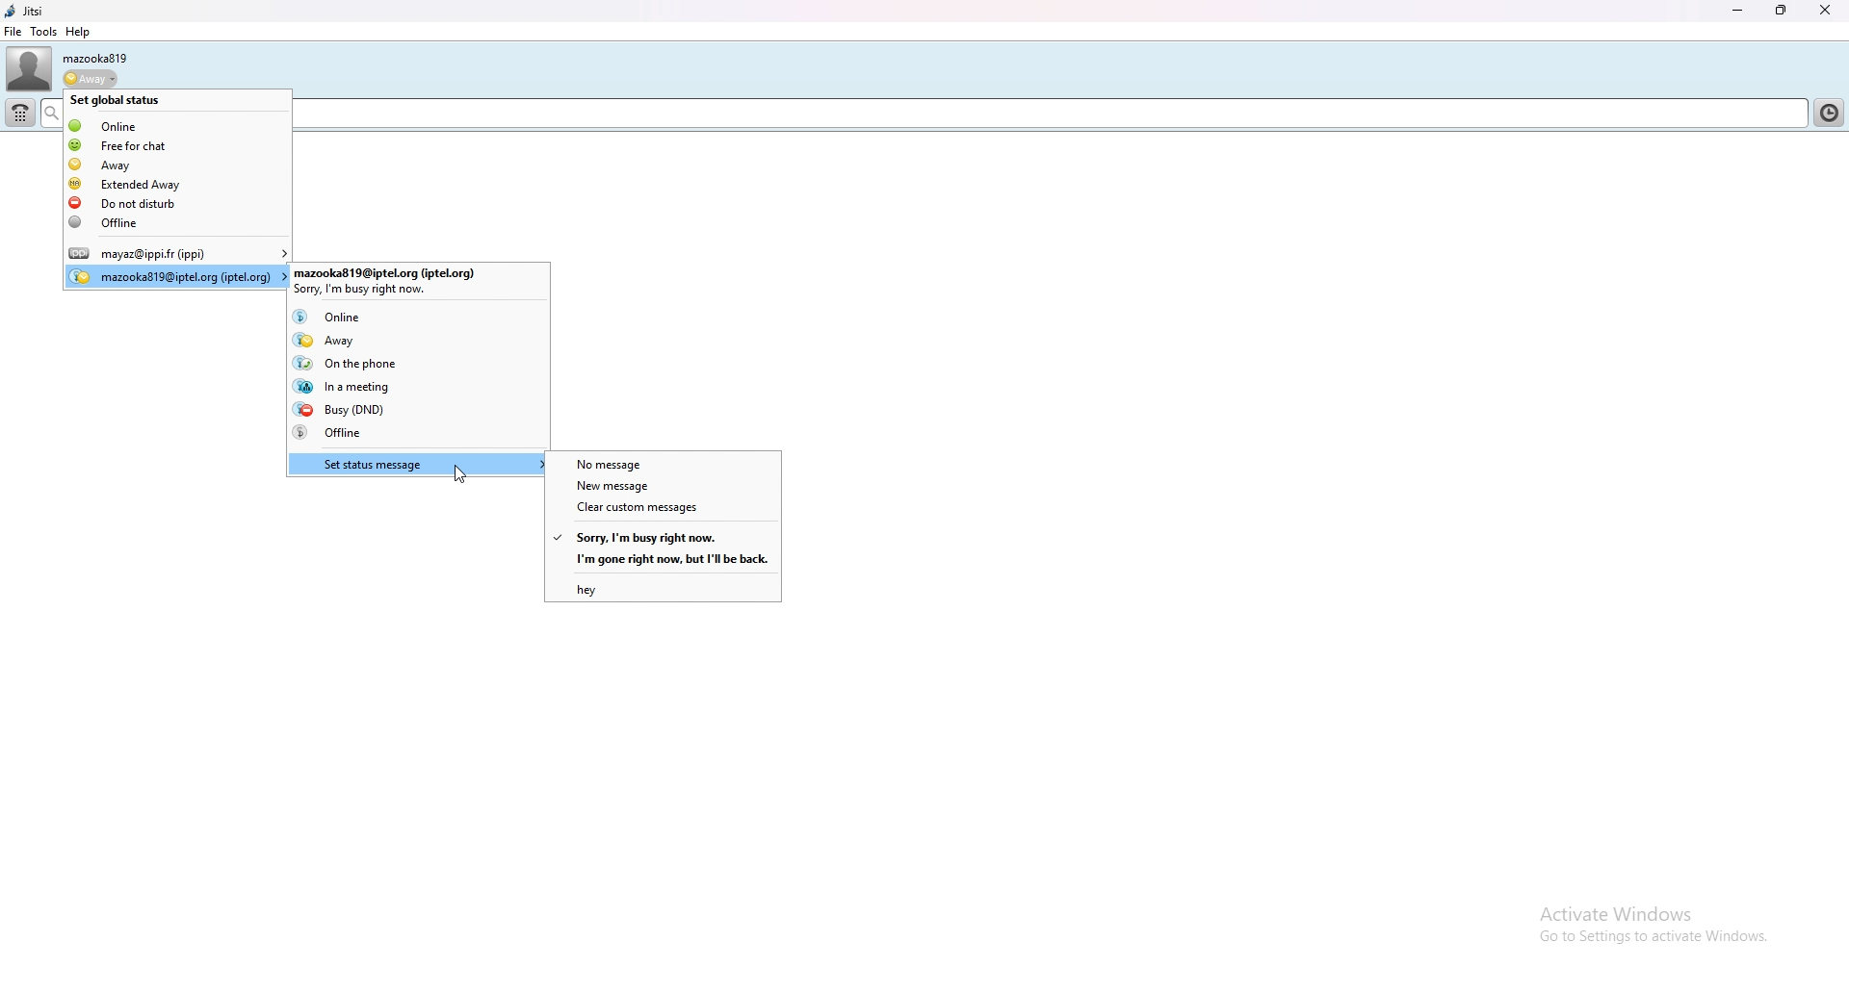  Describe the element at coordinates (663, 560) in the screenshot. I see `i'm gone right now.but i'll be back.` at that location.